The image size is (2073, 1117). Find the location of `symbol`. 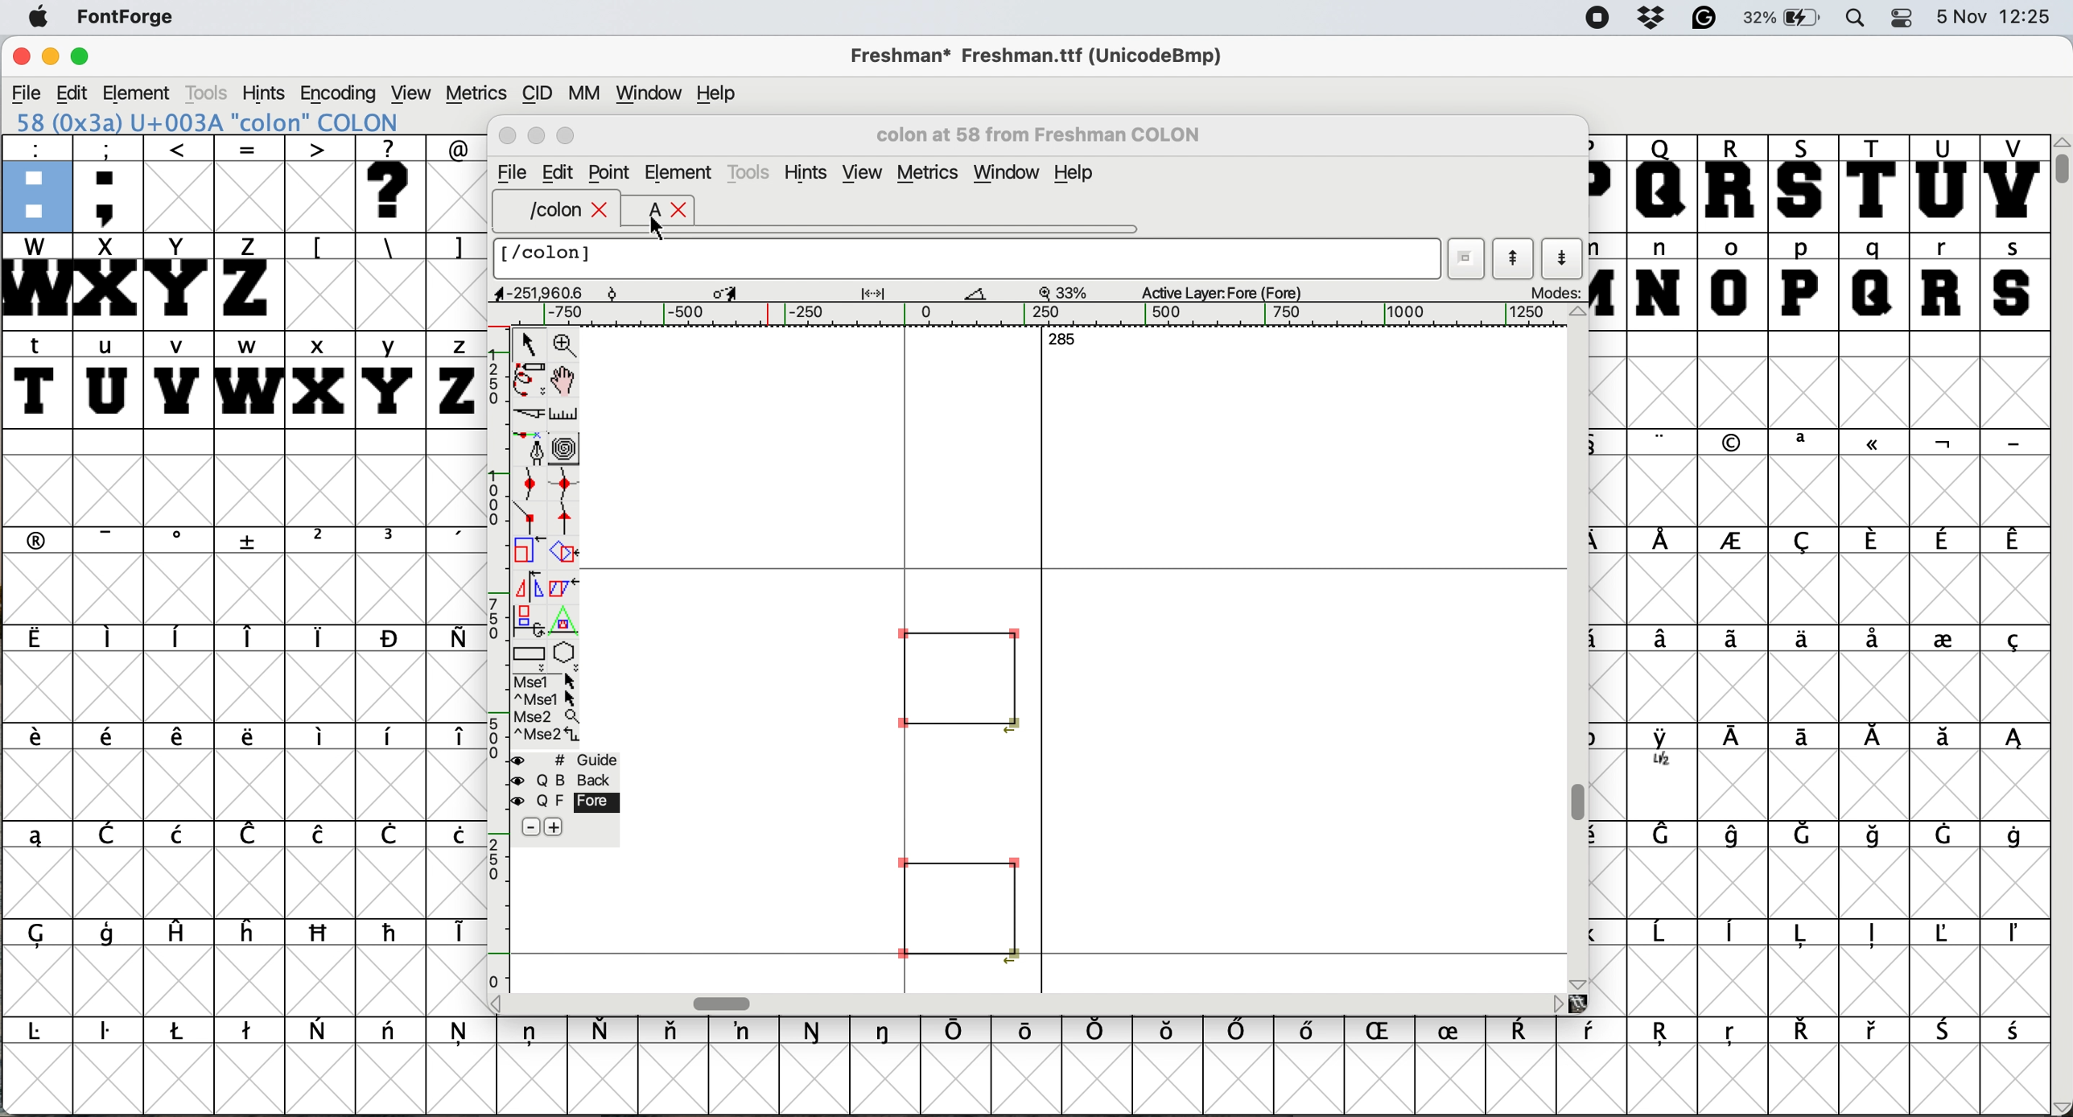

symbol is located at coordinates (1804, 934).